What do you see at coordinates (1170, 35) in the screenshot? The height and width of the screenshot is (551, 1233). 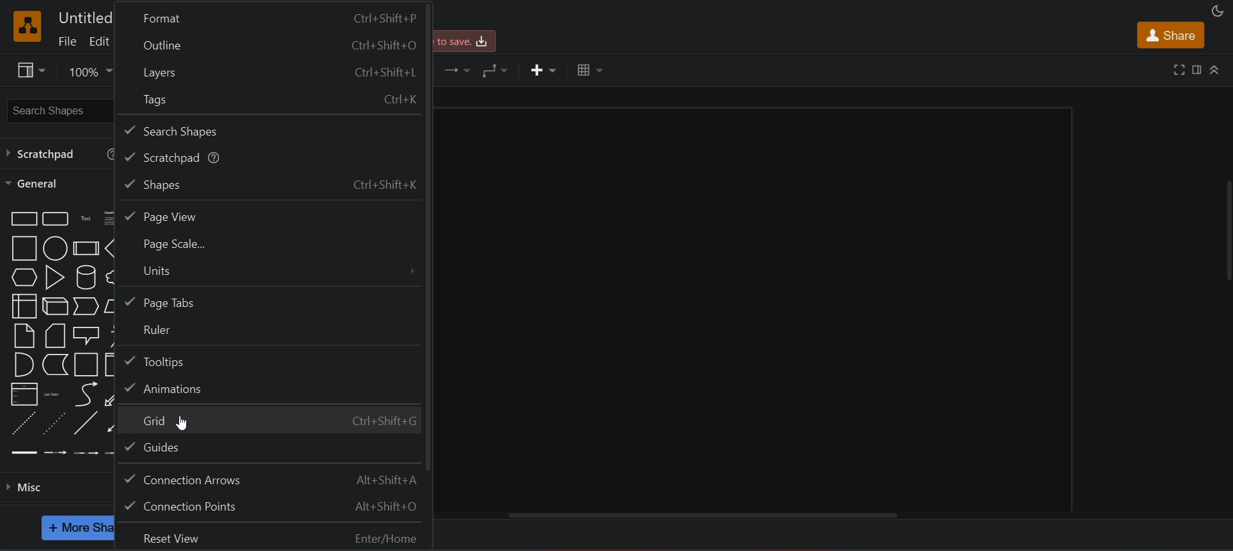 I see `share` at bounding box center [1170, 35].